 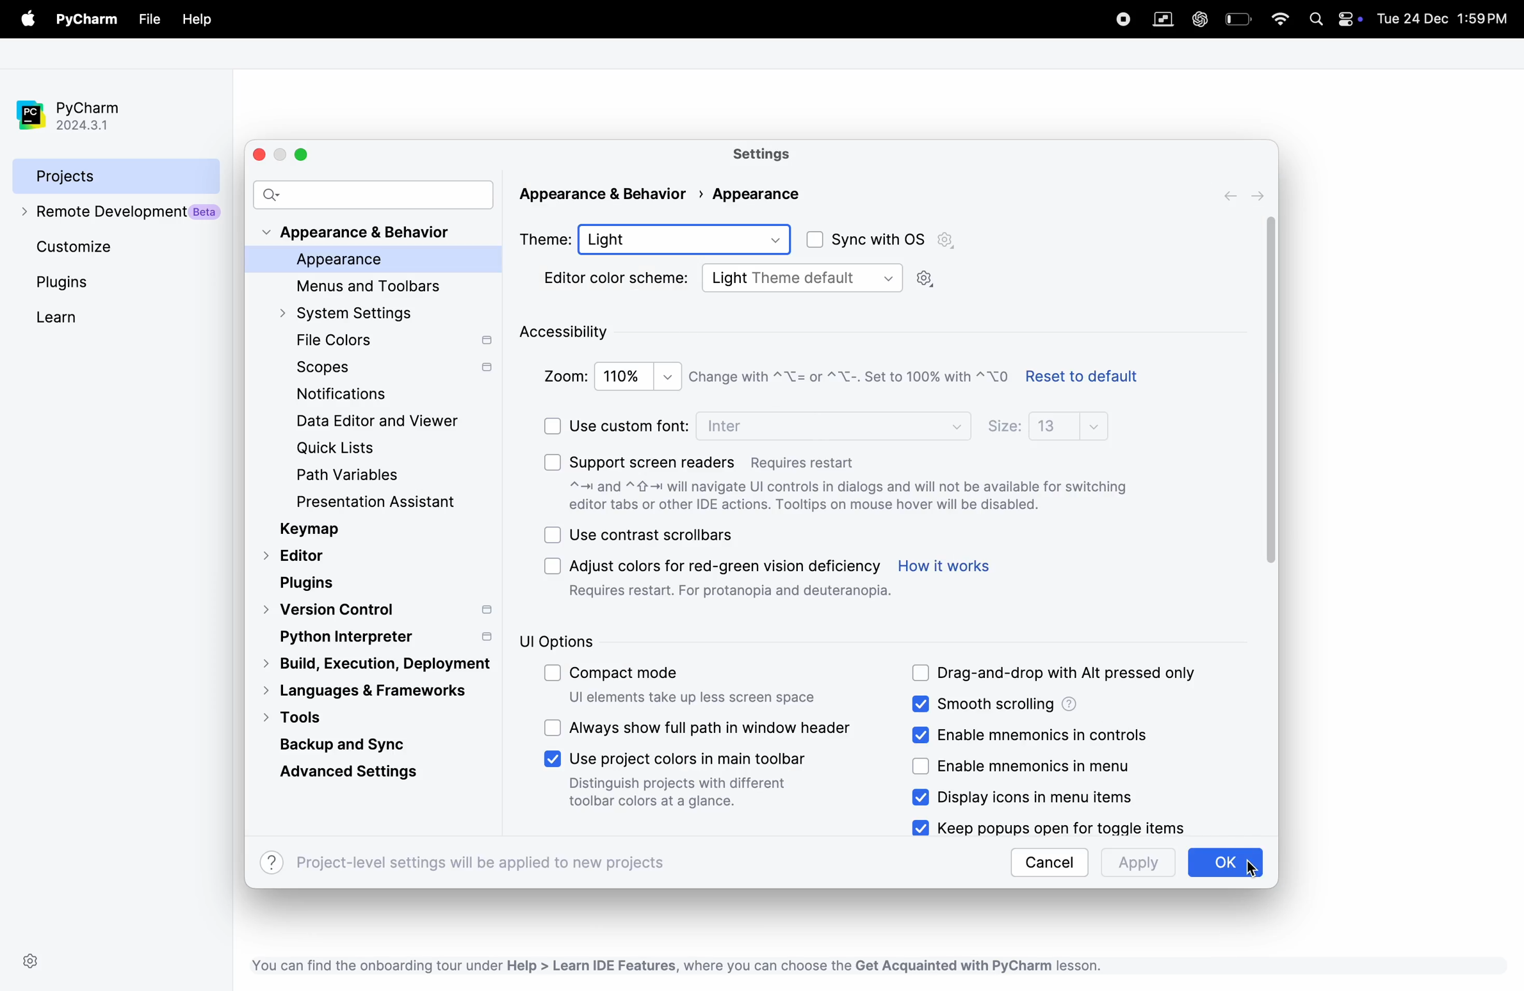 I want to click on tools, so click(x=309, y=719).